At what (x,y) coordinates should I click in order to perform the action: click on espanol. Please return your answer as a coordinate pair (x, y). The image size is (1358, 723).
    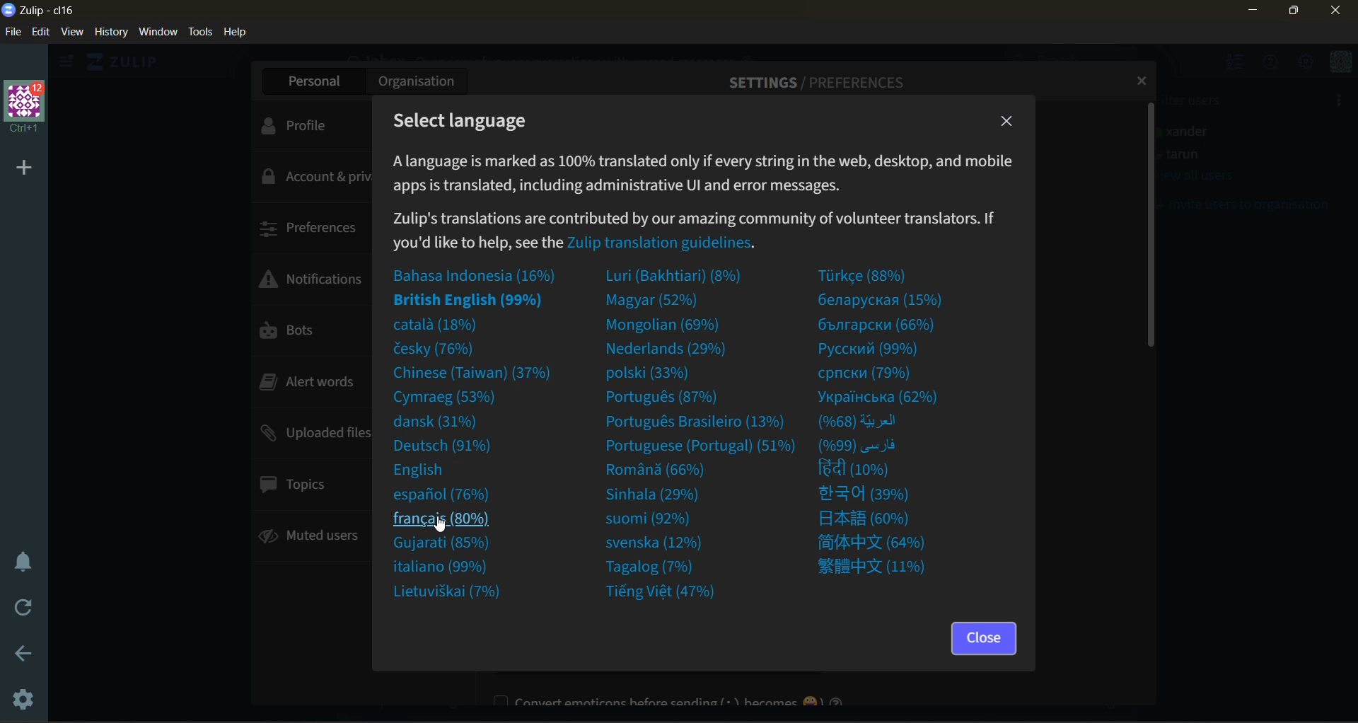
    Looking at the image, I should click on (448, 494).